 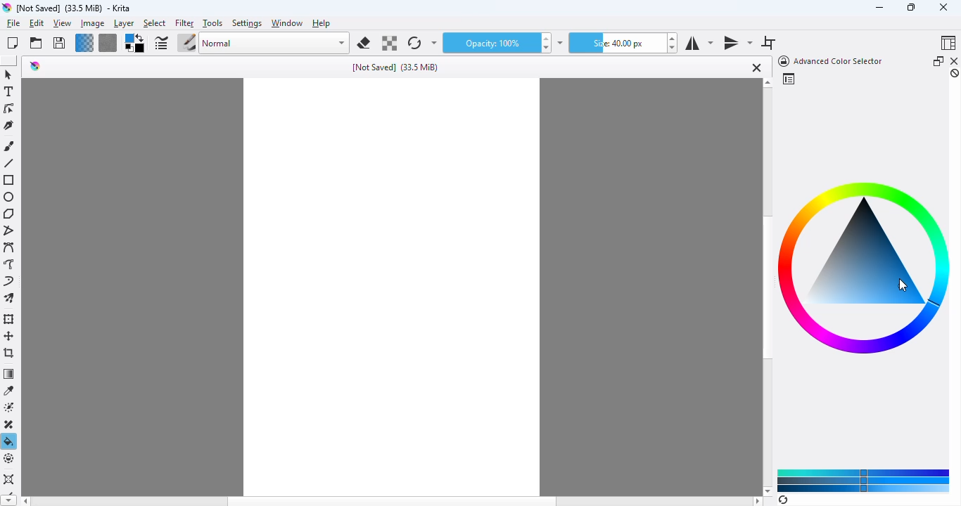 I want to click on edit shapes tool, so click(x=9, y=108).